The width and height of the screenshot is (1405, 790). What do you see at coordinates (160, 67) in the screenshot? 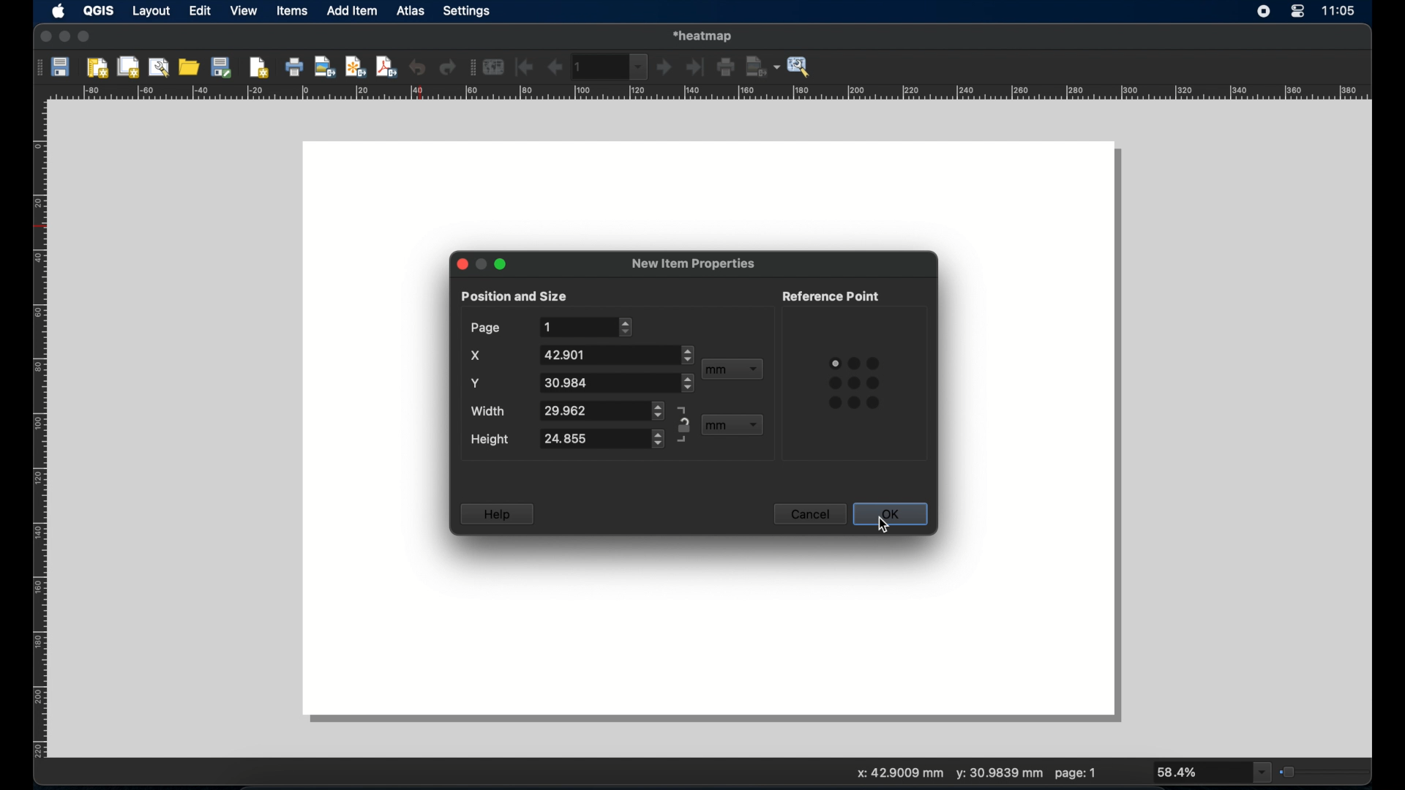
I see `layout manager` at bounding box center [160, 67].